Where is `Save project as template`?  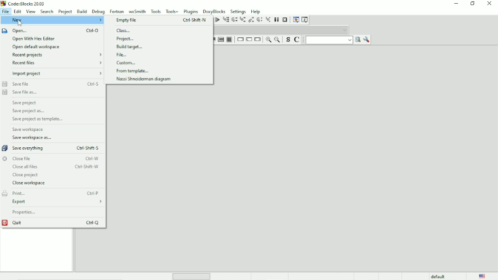 Save project as template is located at coordinates (37, 119).